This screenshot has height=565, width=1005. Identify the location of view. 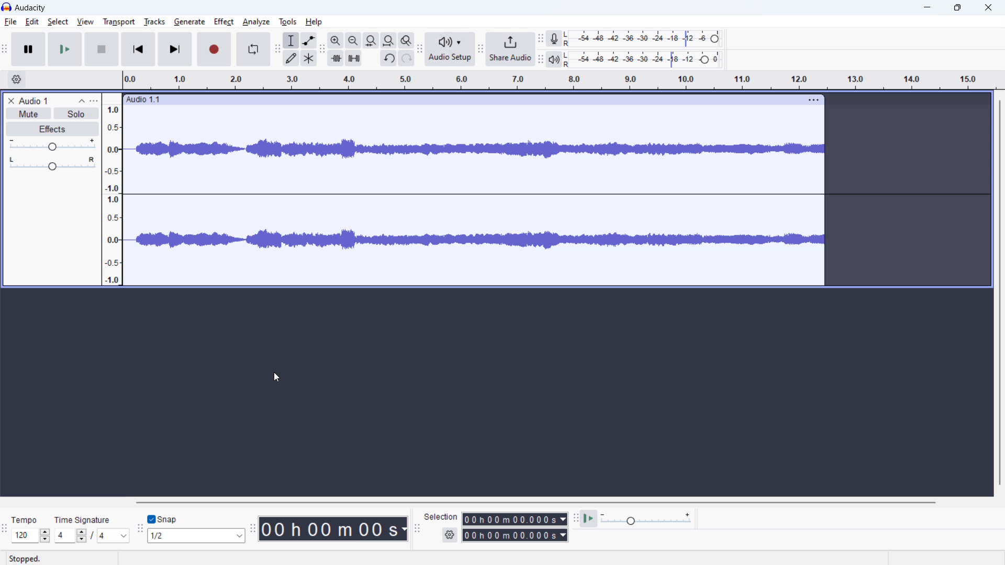
(85, 22).